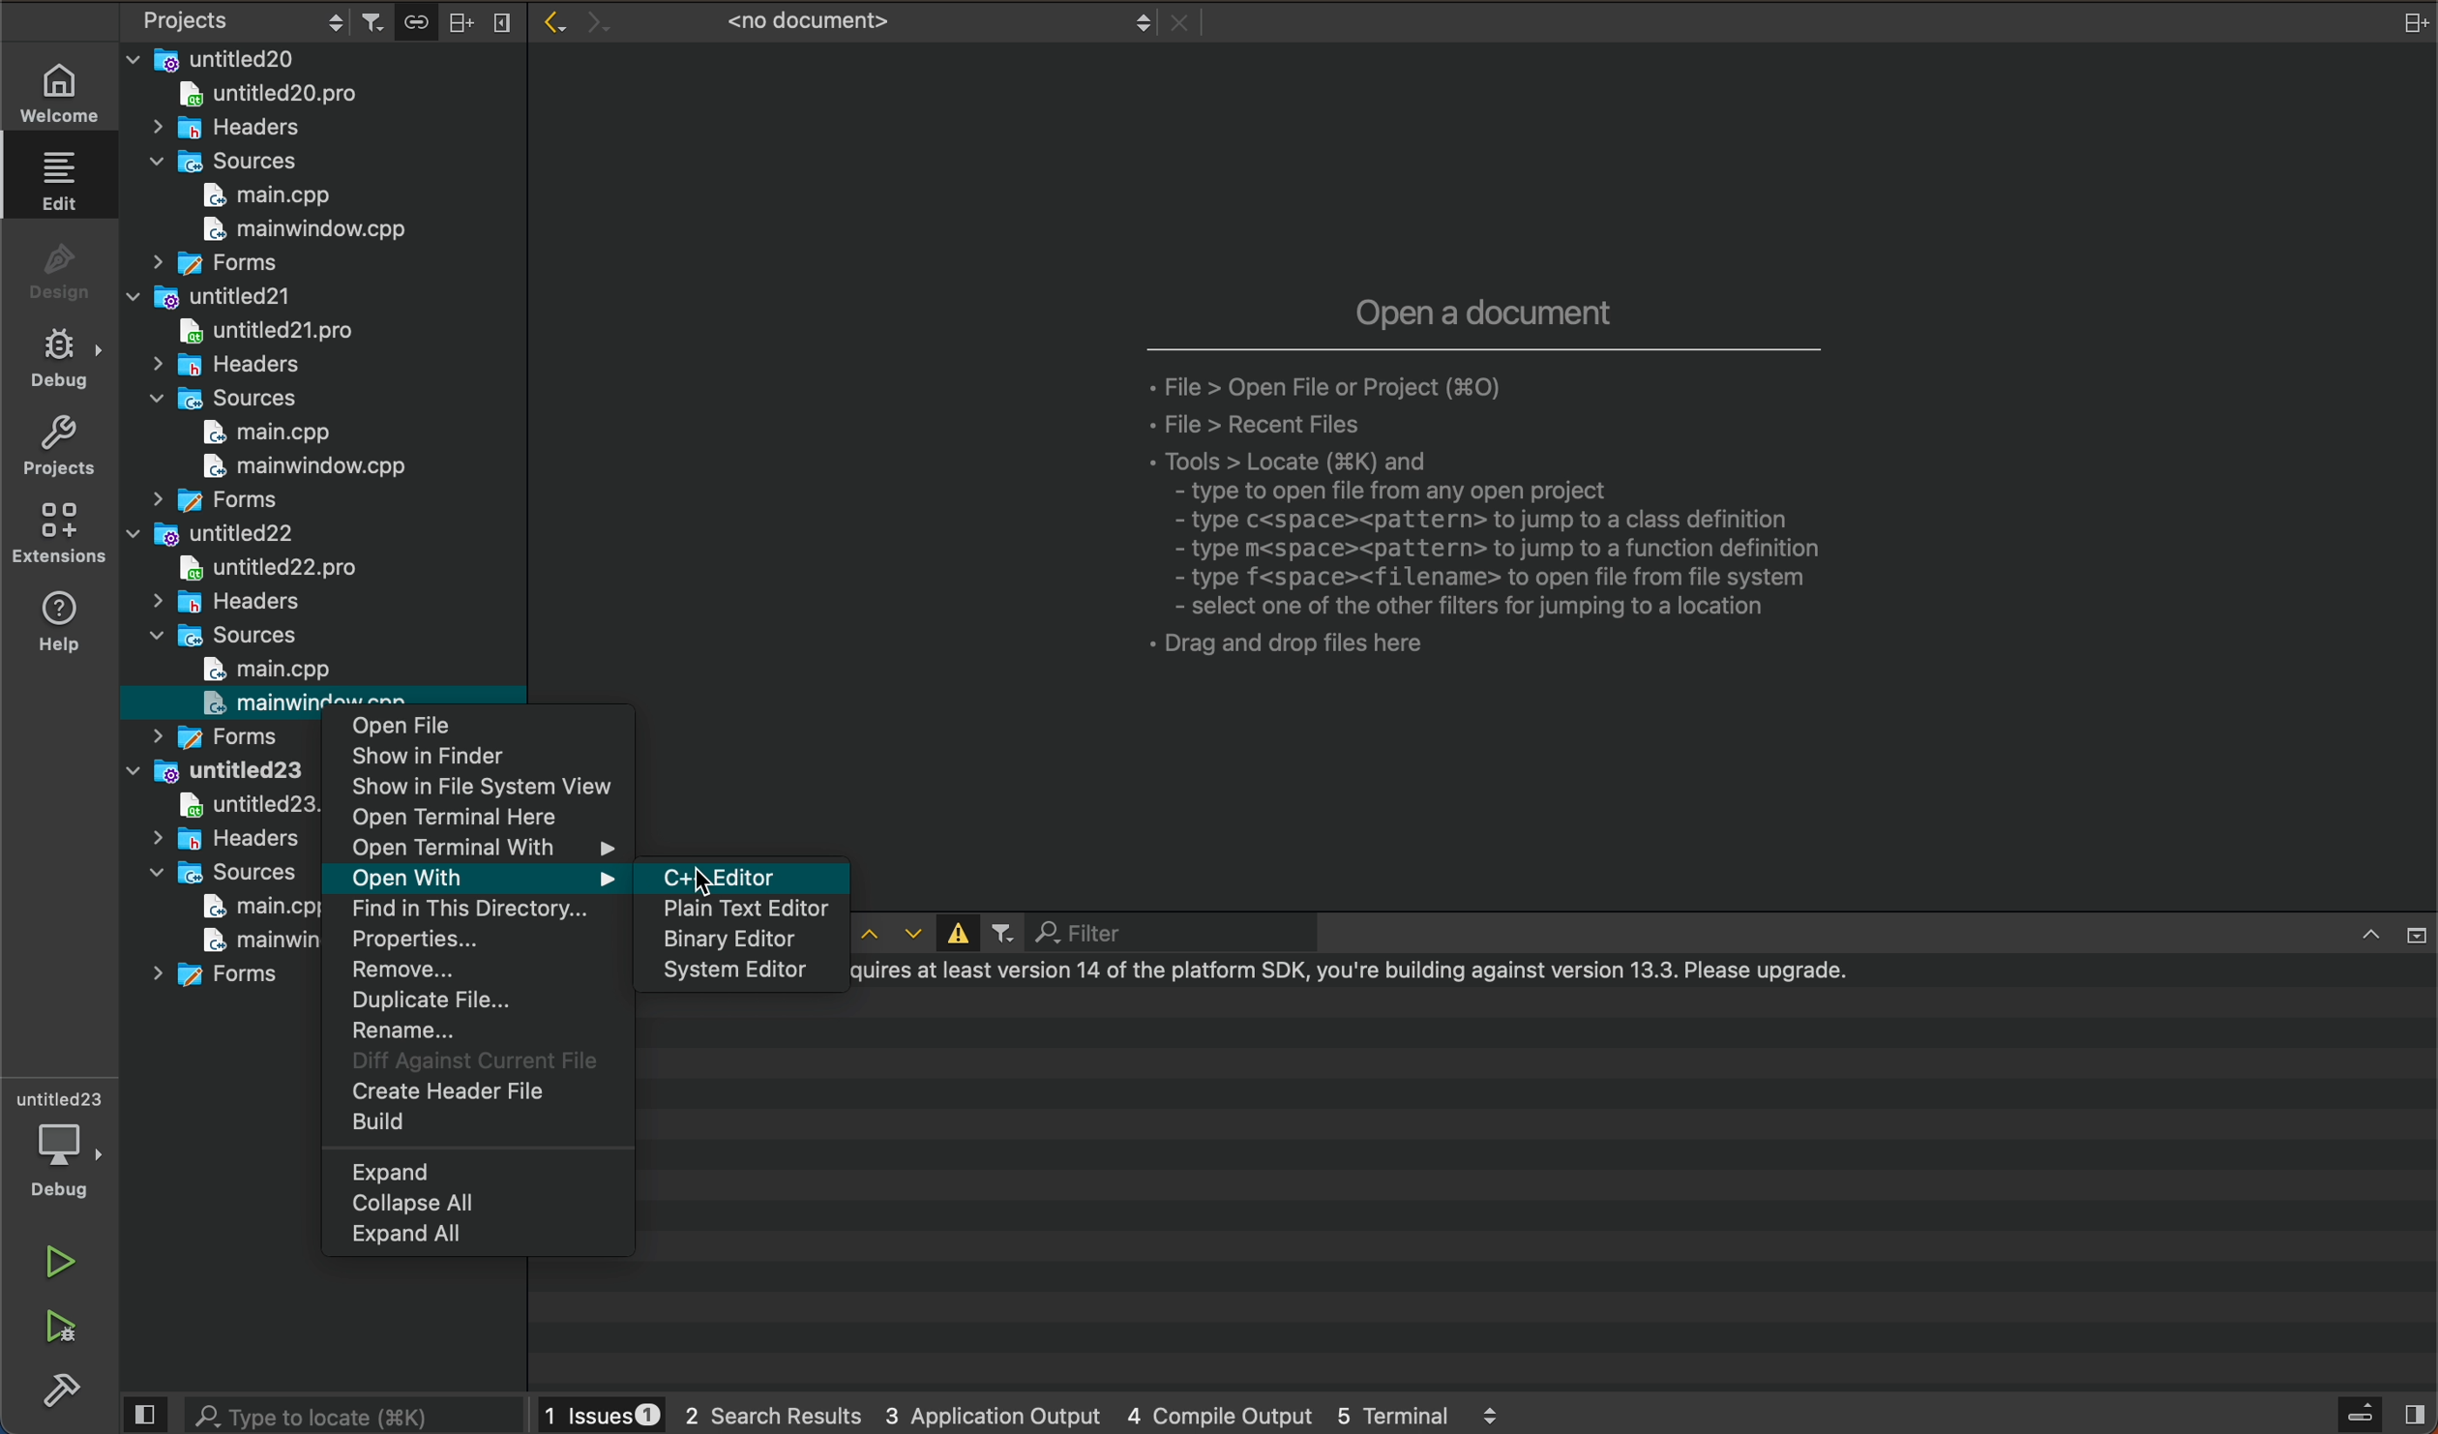 The width and height of the screenshot is (2438, 1434). What do you see at coordinates (58, 450) in the screenshot?
I see `projects` at bounding box center [58, 450].